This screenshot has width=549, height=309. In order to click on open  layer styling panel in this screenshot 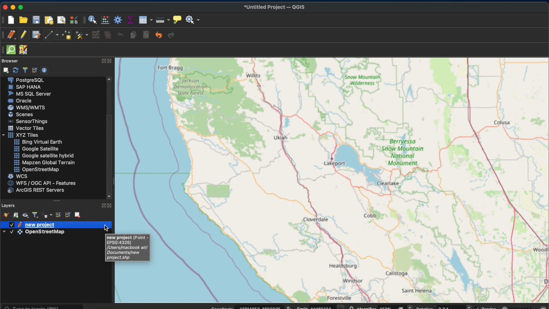, I will do `click(5, 214)`.